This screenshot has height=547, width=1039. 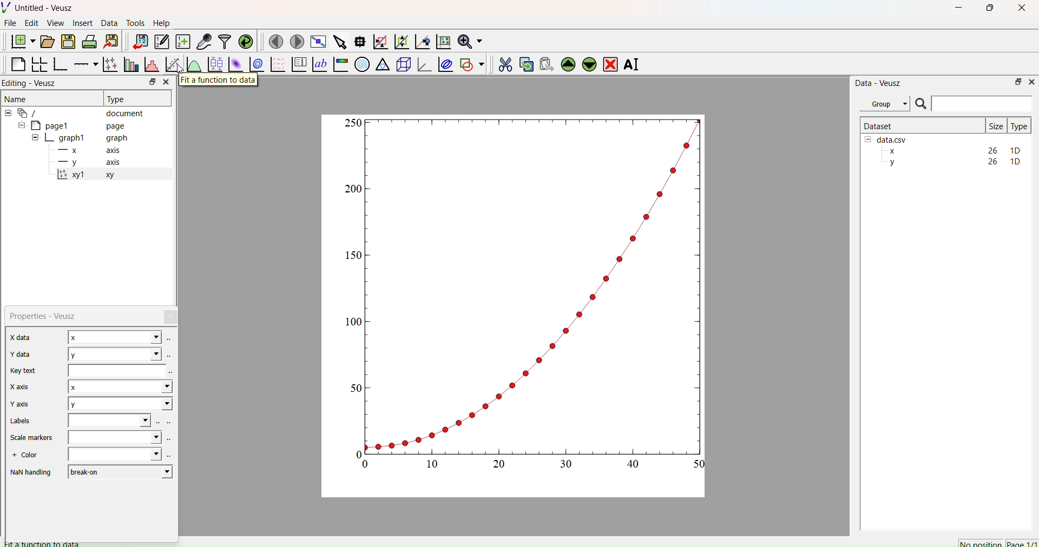 What do you see at coordinates (362, 64) in the screenshot?
I see `Polar Graph` at bounding box center [362, 64].